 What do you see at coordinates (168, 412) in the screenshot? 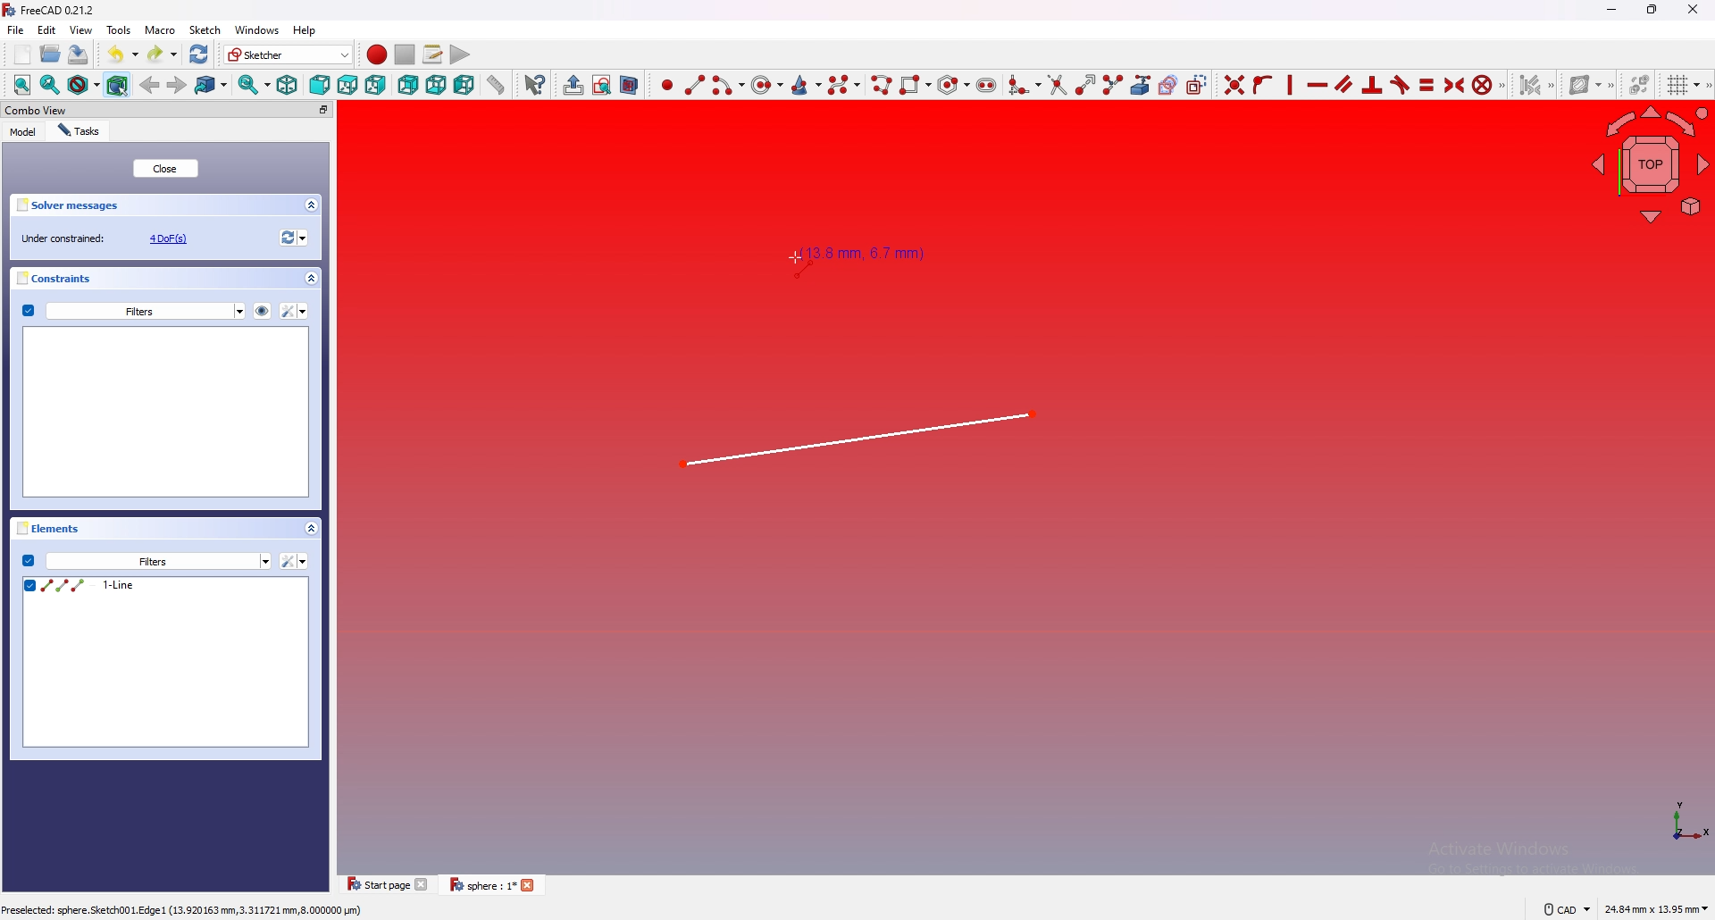
I see `Blank` at bounding box center [168, 412].